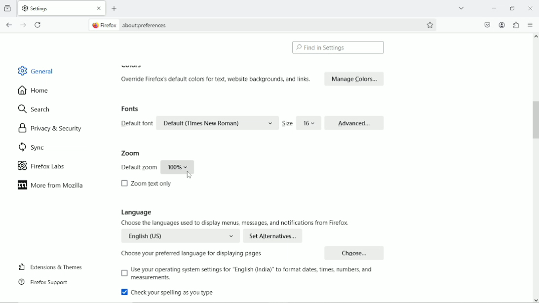 The height and width of the screenshot is (303, 539). Describe the element at coordinates (189, 175) in the screenshot. I see `cursor` at that location.